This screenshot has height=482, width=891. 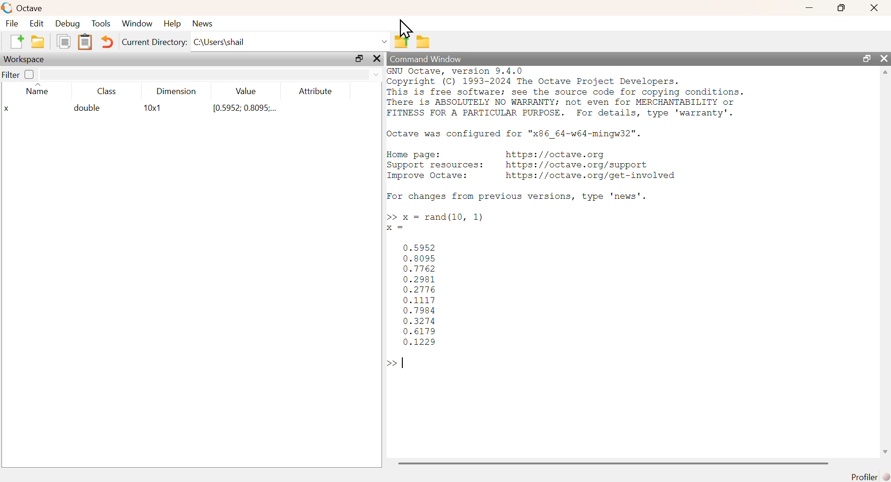 What do you see at coordinates (246, 92) in the screenshot?
I see `value` at bounding box center [246, 92].